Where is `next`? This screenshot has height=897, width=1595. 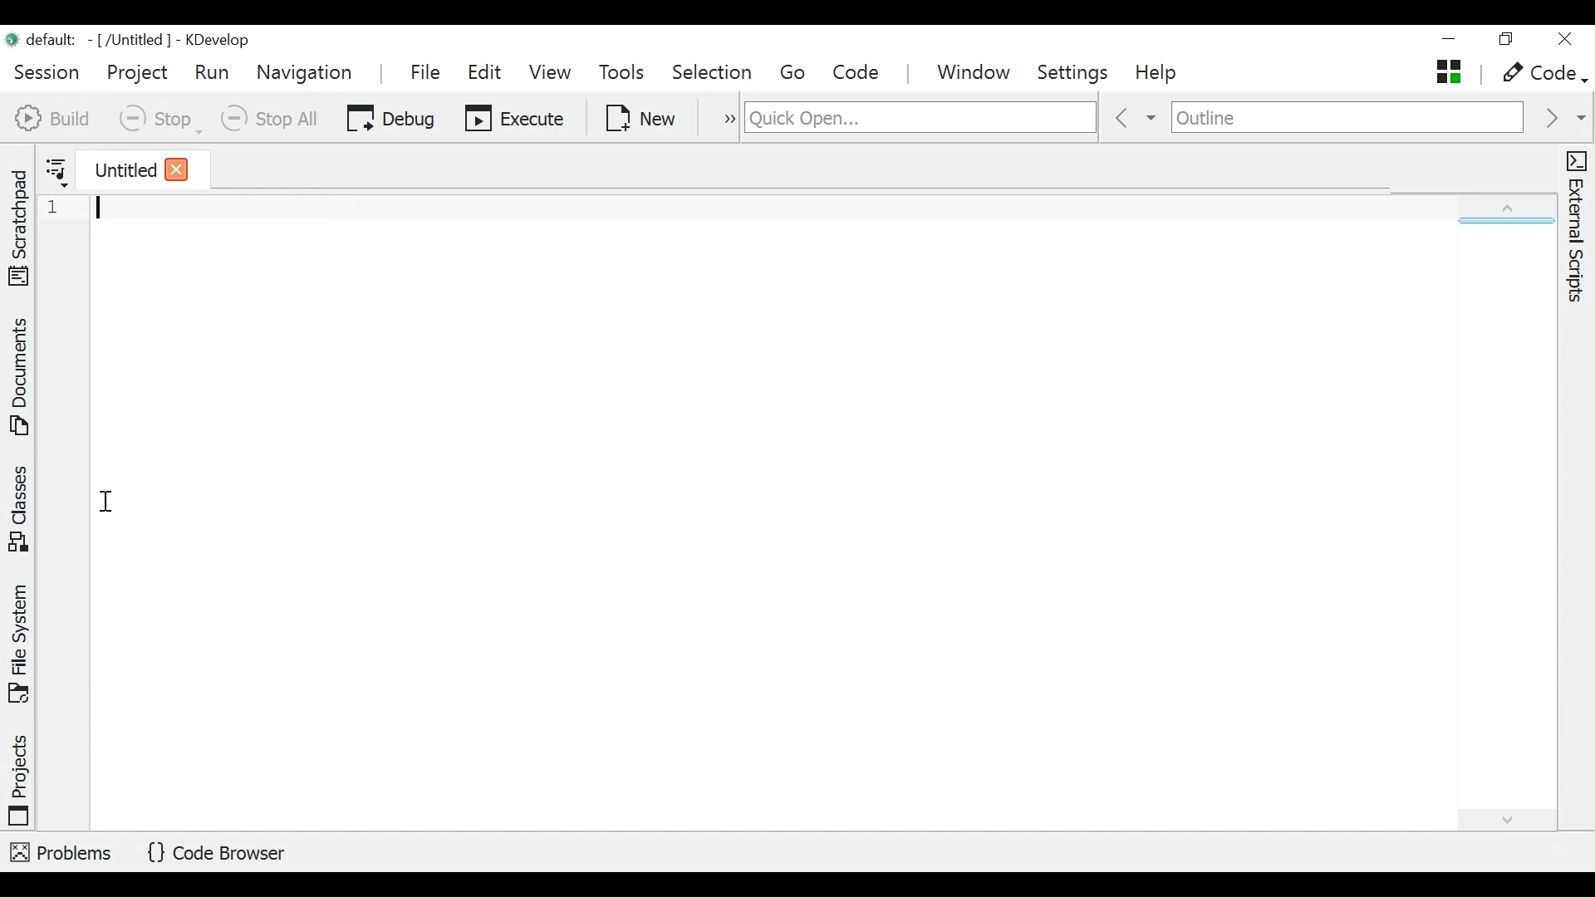 next is located at coordinates (1566, 119).